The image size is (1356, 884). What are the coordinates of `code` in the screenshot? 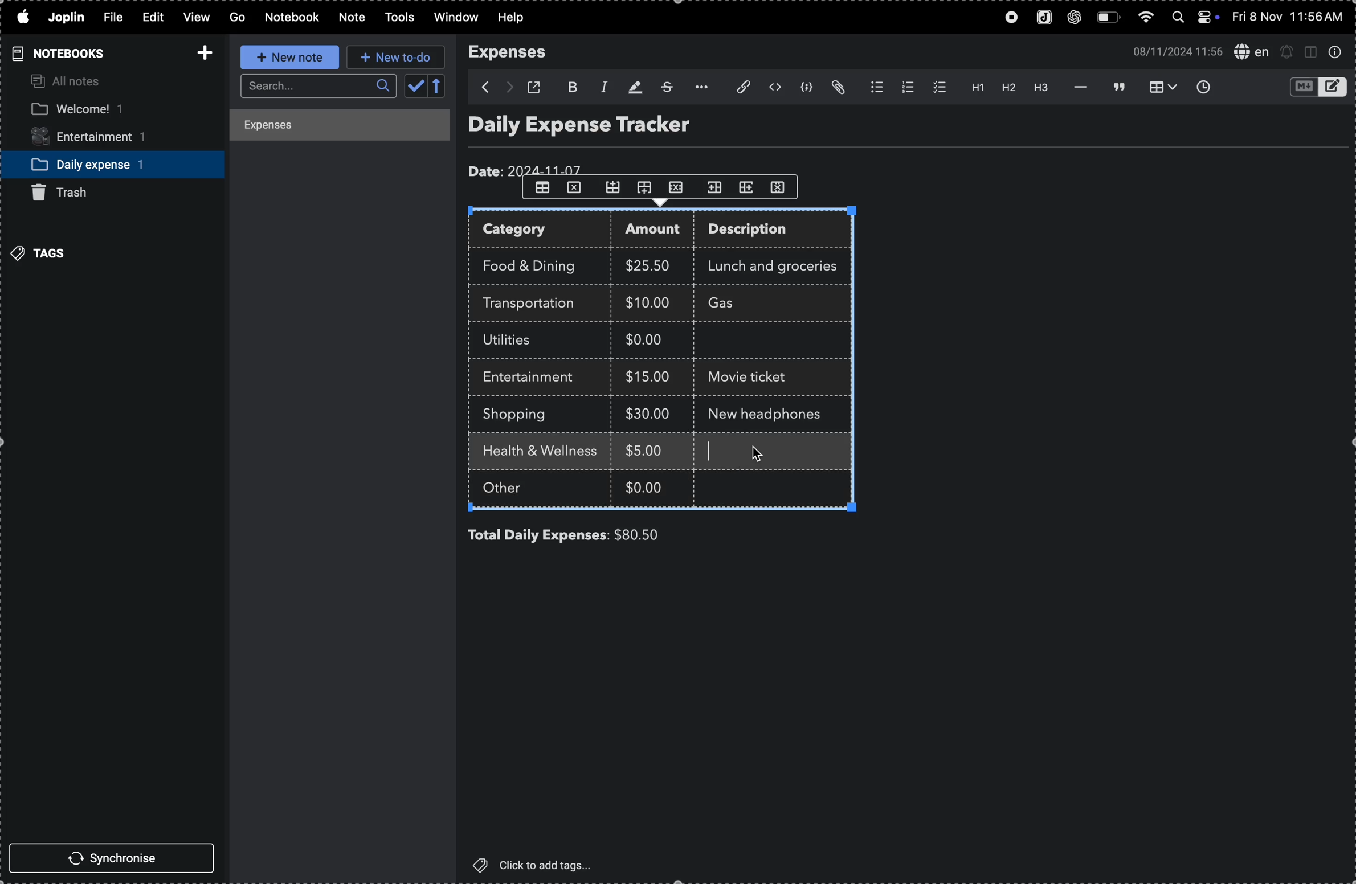 It's located at (807, 89).